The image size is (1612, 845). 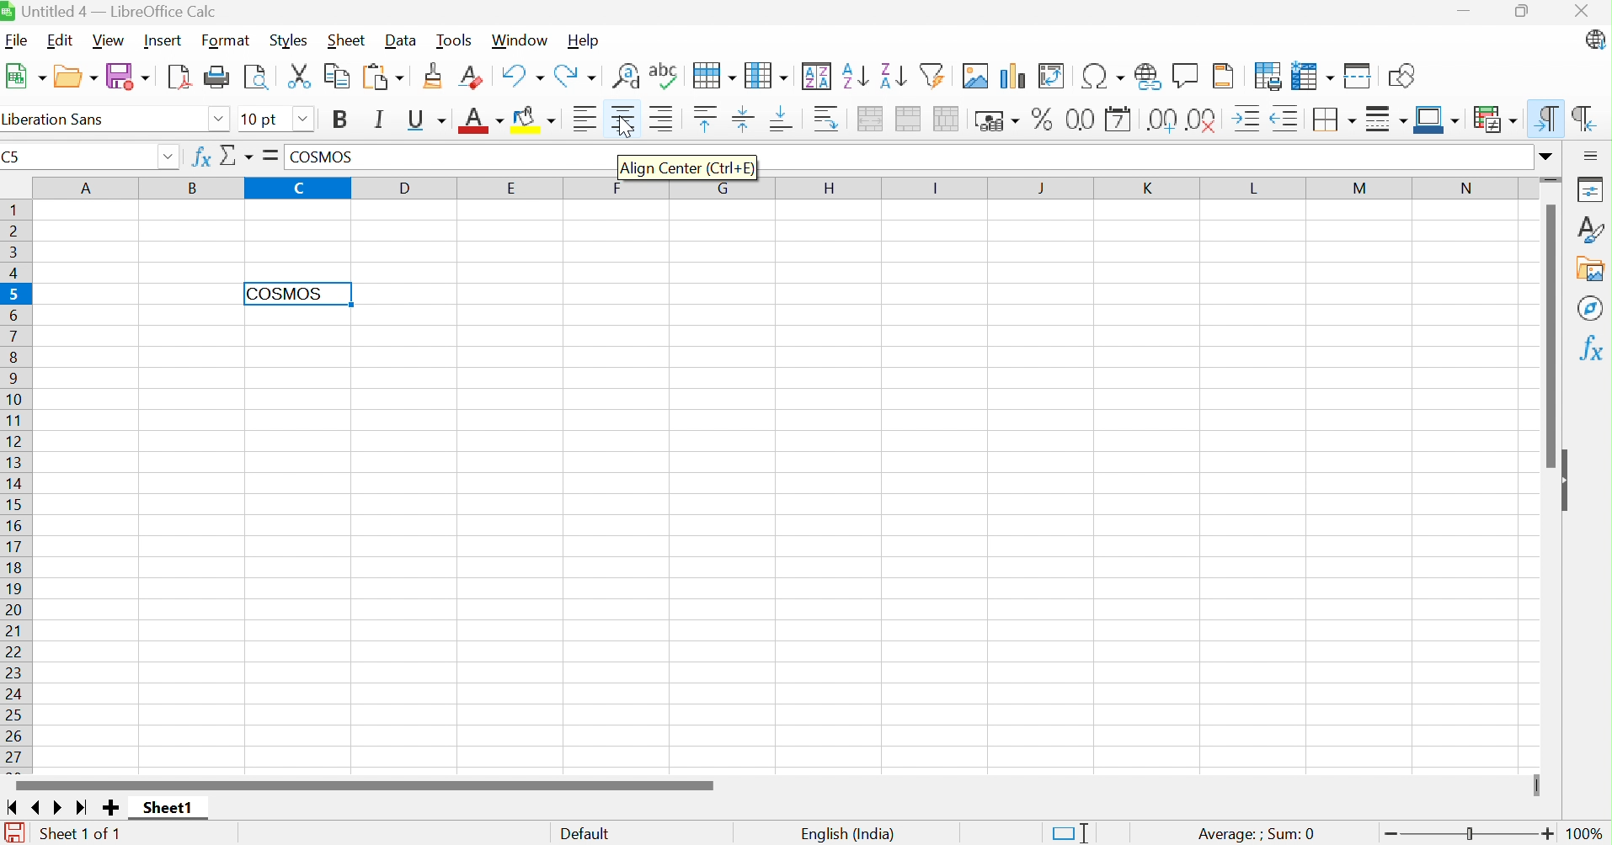 What do you see at coordinates (382, 120) in the screenshot?
I see `Italic` at bounding box center [382, 120].